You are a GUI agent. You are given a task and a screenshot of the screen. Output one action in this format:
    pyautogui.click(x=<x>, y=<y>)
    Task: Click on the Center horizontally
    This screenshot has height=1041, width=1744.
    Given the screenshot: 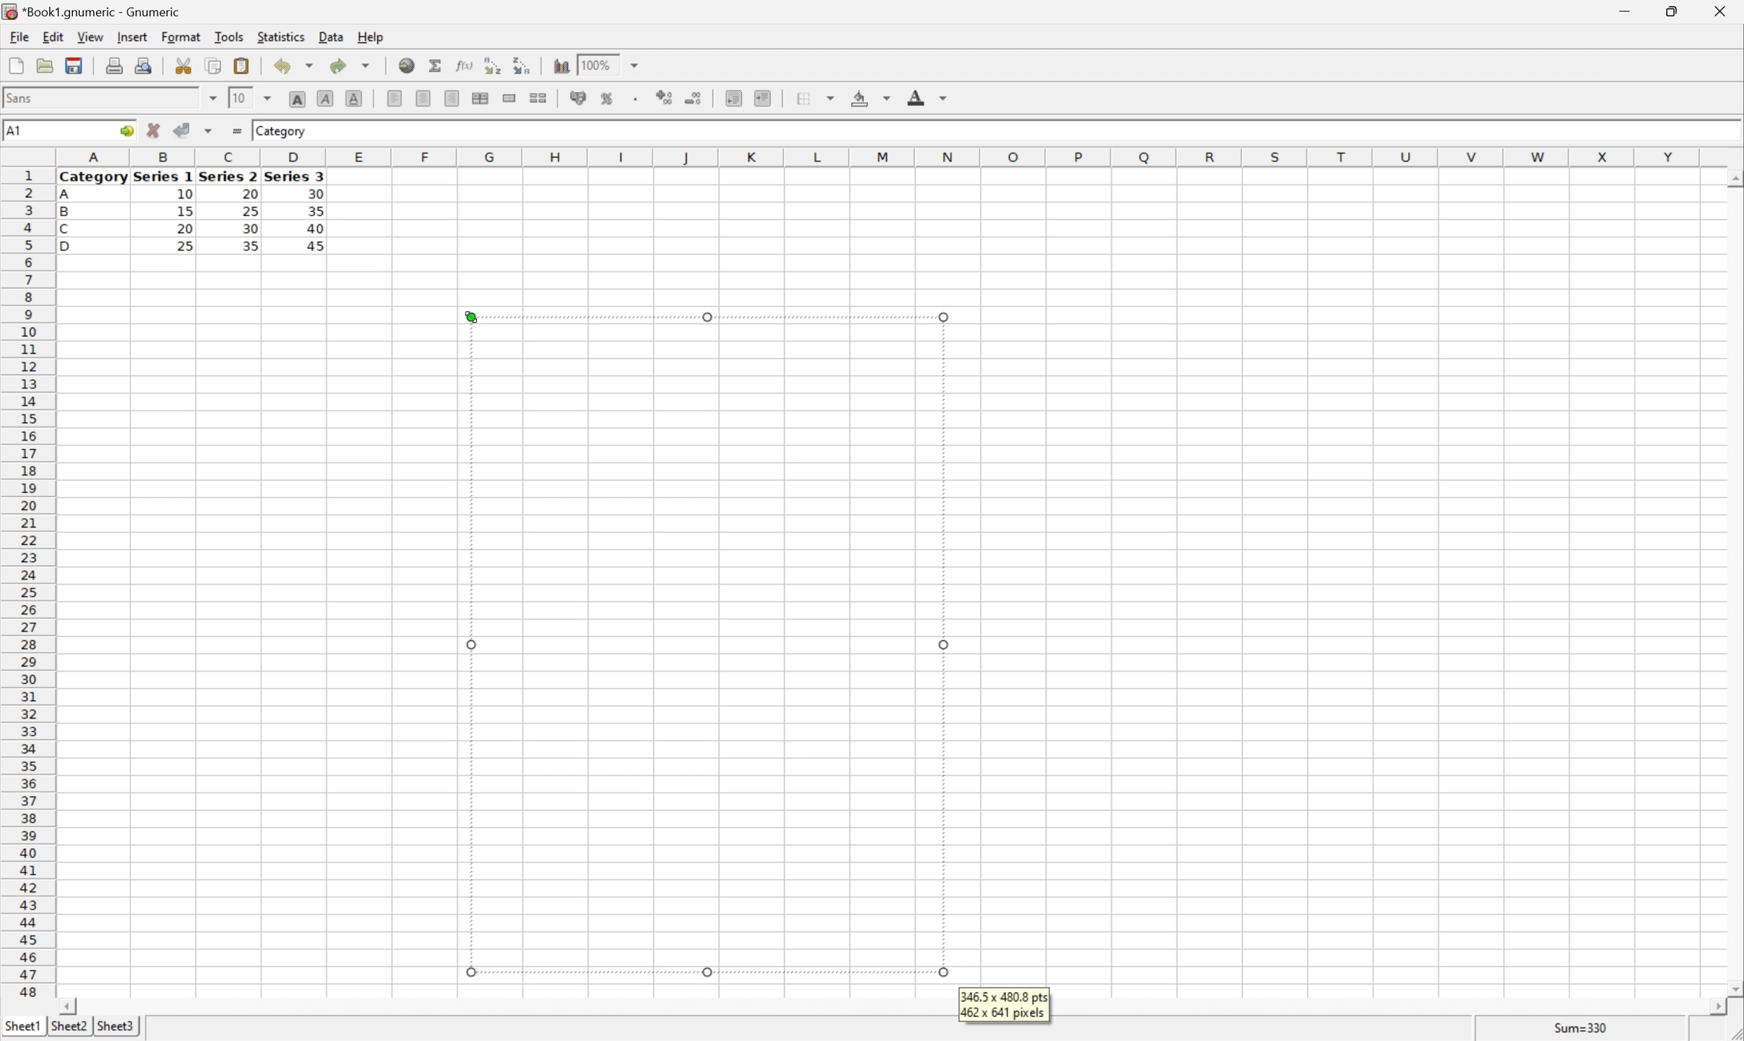 What is the action you would take?
    pyautogui.click(x=424, y=97)
    